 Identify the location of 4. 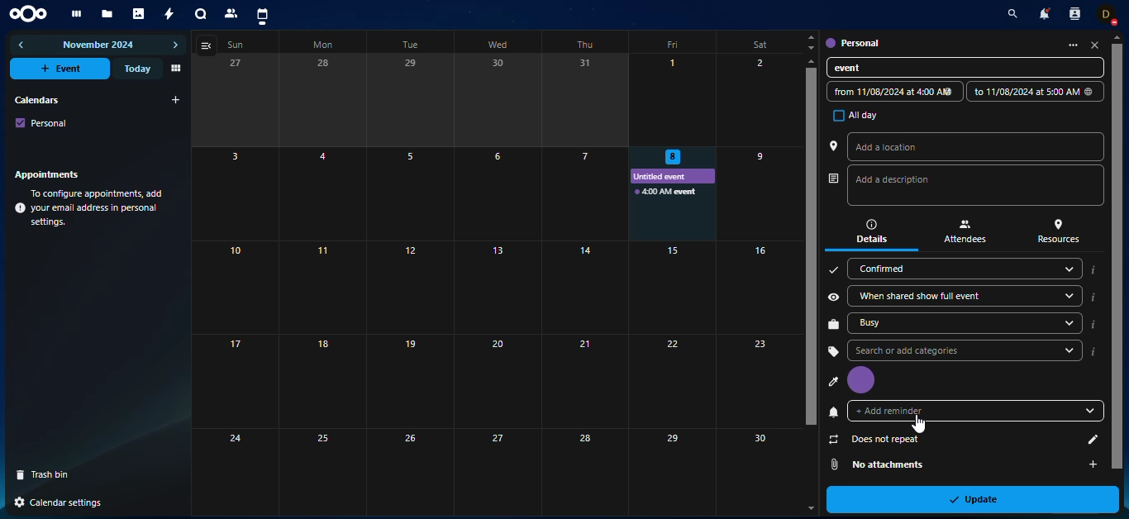
(323, 194).